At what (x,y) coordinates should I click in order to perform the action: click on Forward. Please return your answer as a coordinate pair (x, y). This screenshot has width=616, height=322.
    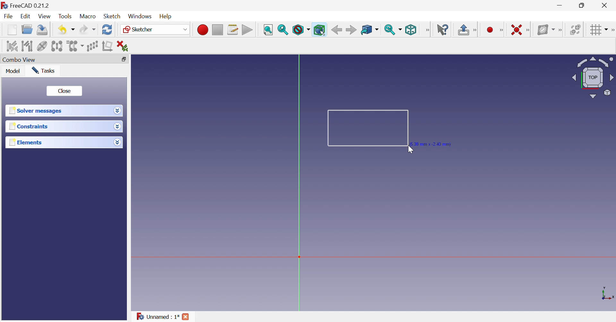
    Looking at the image, I should click on (351, 30).